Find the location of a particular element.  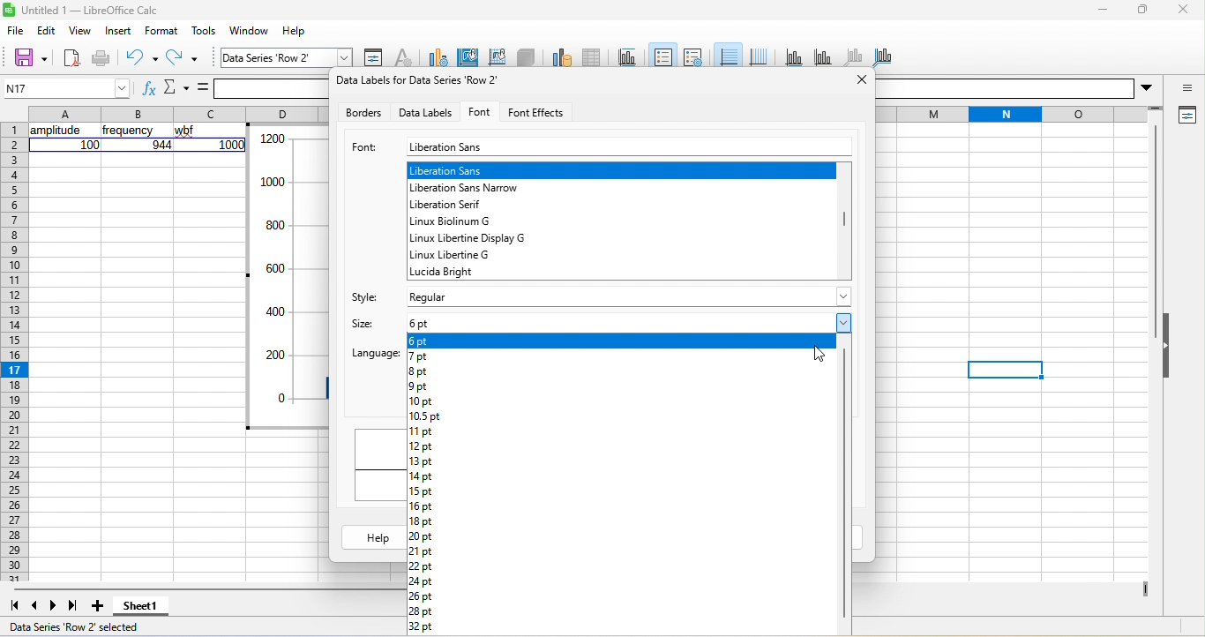

wbf is located at coordinates (189, 131).